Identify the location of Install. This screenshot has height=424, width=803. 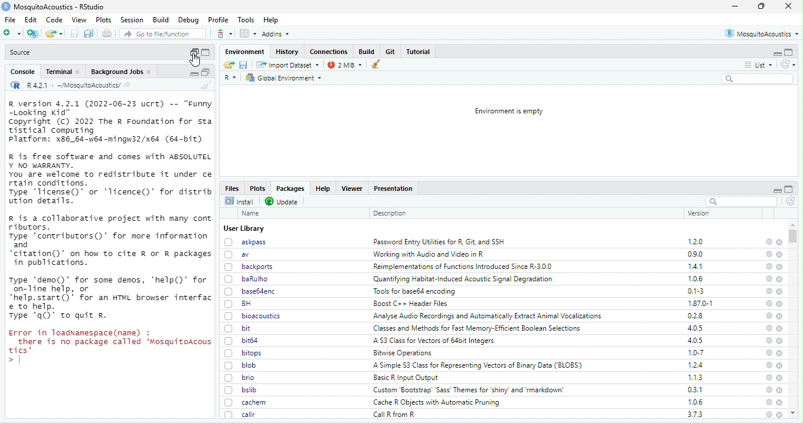
(241, 200).